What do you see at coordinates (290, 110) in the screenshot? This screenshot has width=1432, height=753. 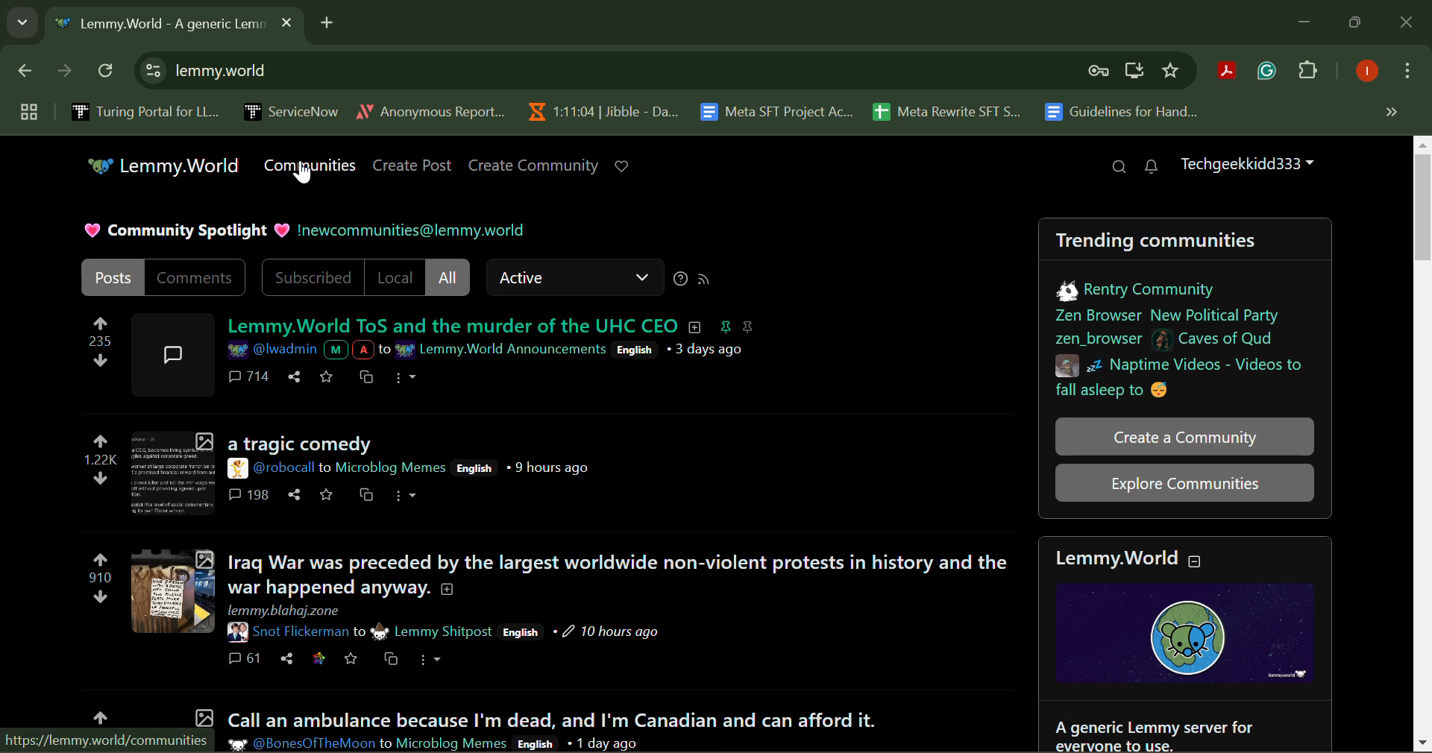 I see `ServiceNow` at bounding box center [290, 110].